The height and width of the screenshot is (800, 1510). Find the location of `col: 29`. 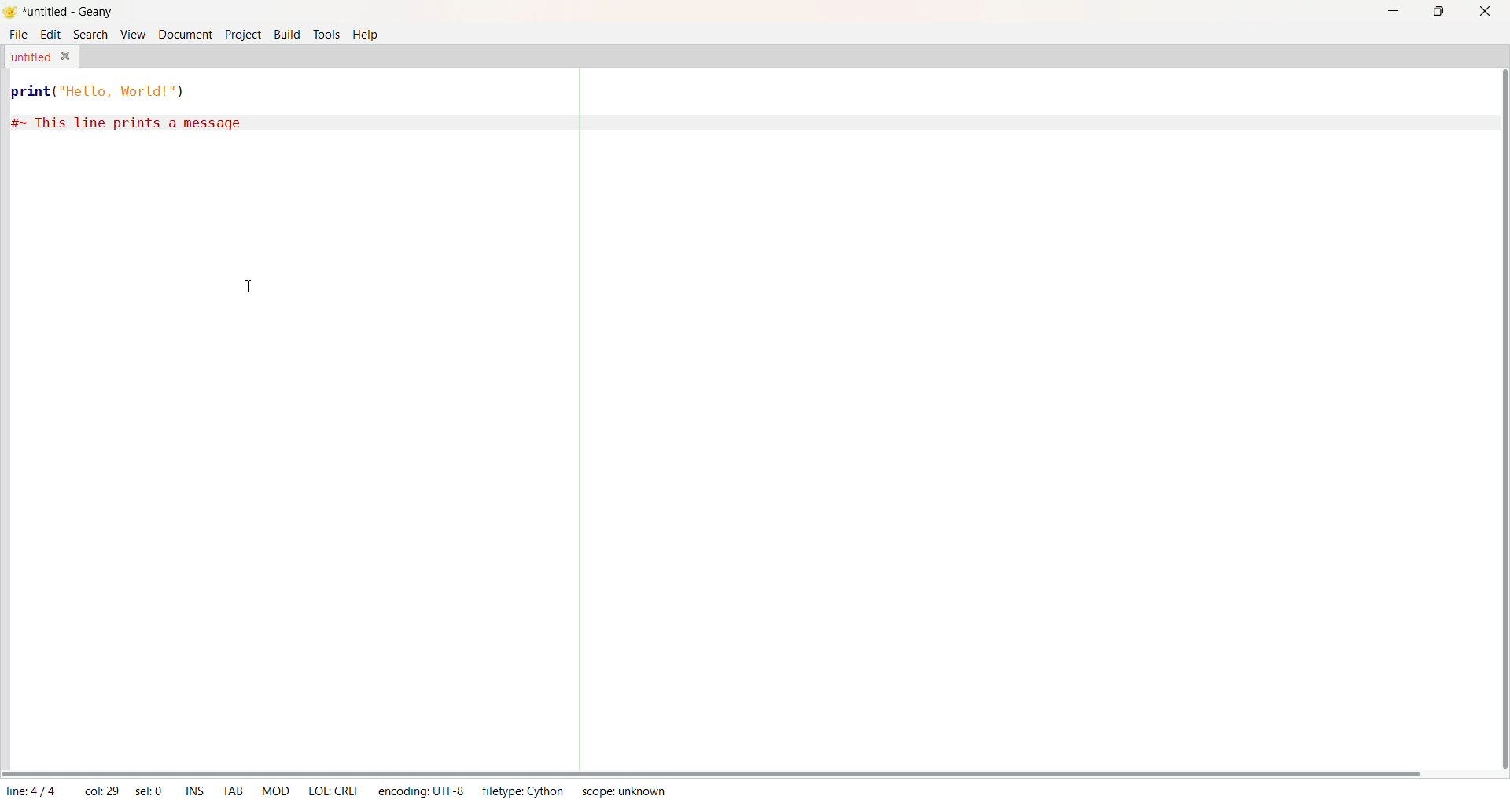

col: 29 is located at coordinates (100, 788).